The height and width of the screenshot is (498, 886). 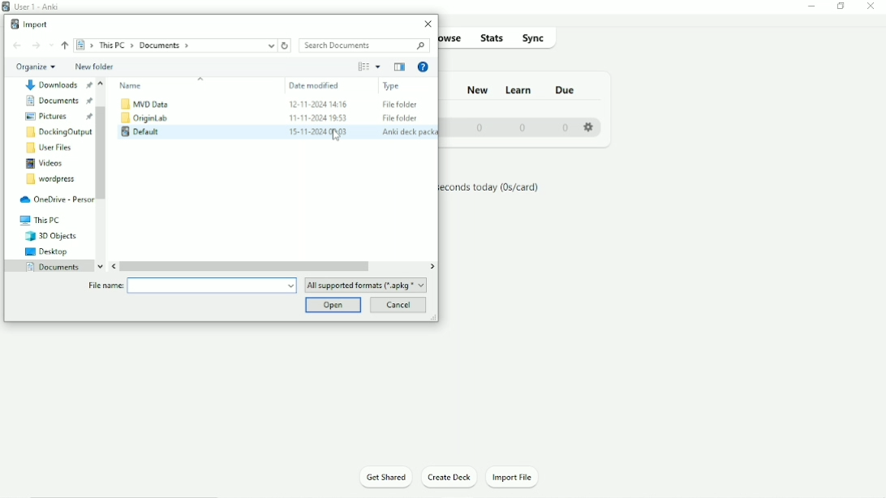 I want to click on Show the previous pane, so click(x=399, y=67).